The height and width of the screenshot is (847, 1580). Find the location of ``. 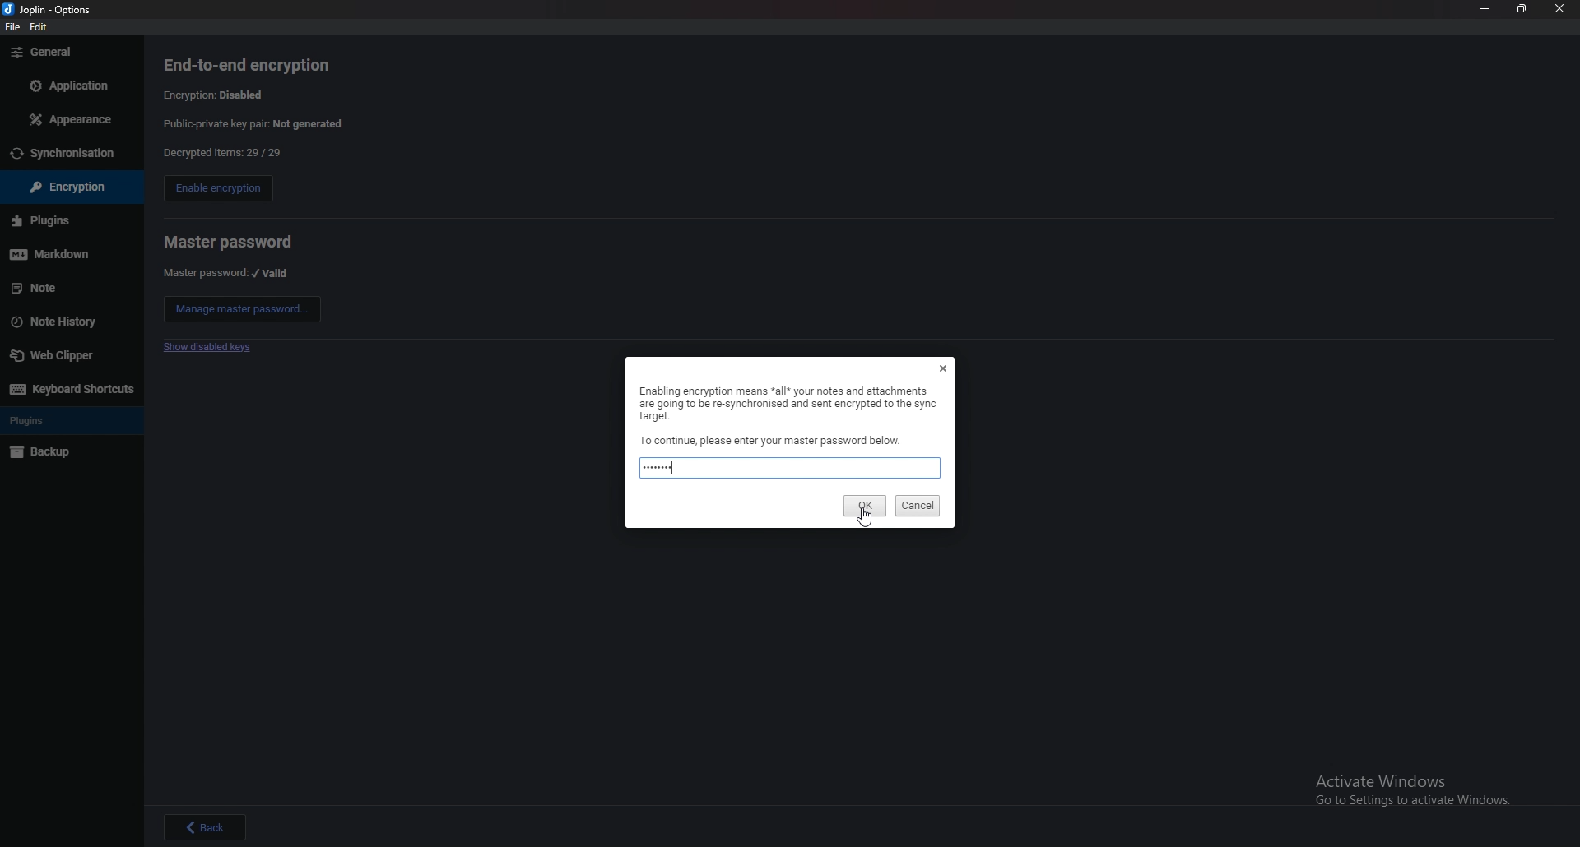

 is located at coordinates (69, 85).